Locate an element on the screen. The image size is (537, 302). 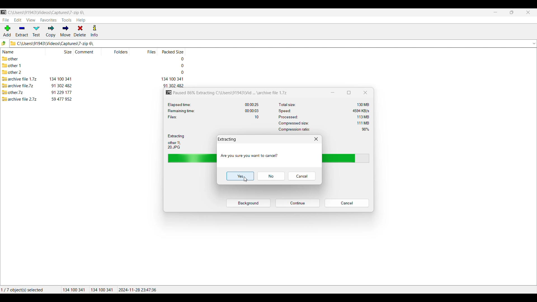
Background is located at coordinates (248, 203).